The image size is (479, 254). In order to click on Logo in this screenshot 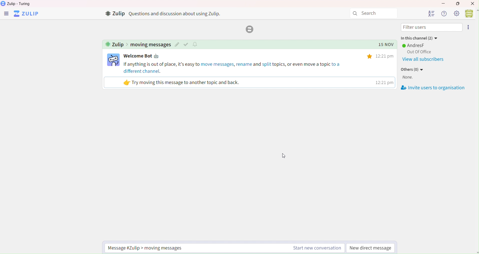, I will do `click(249, 29)`.